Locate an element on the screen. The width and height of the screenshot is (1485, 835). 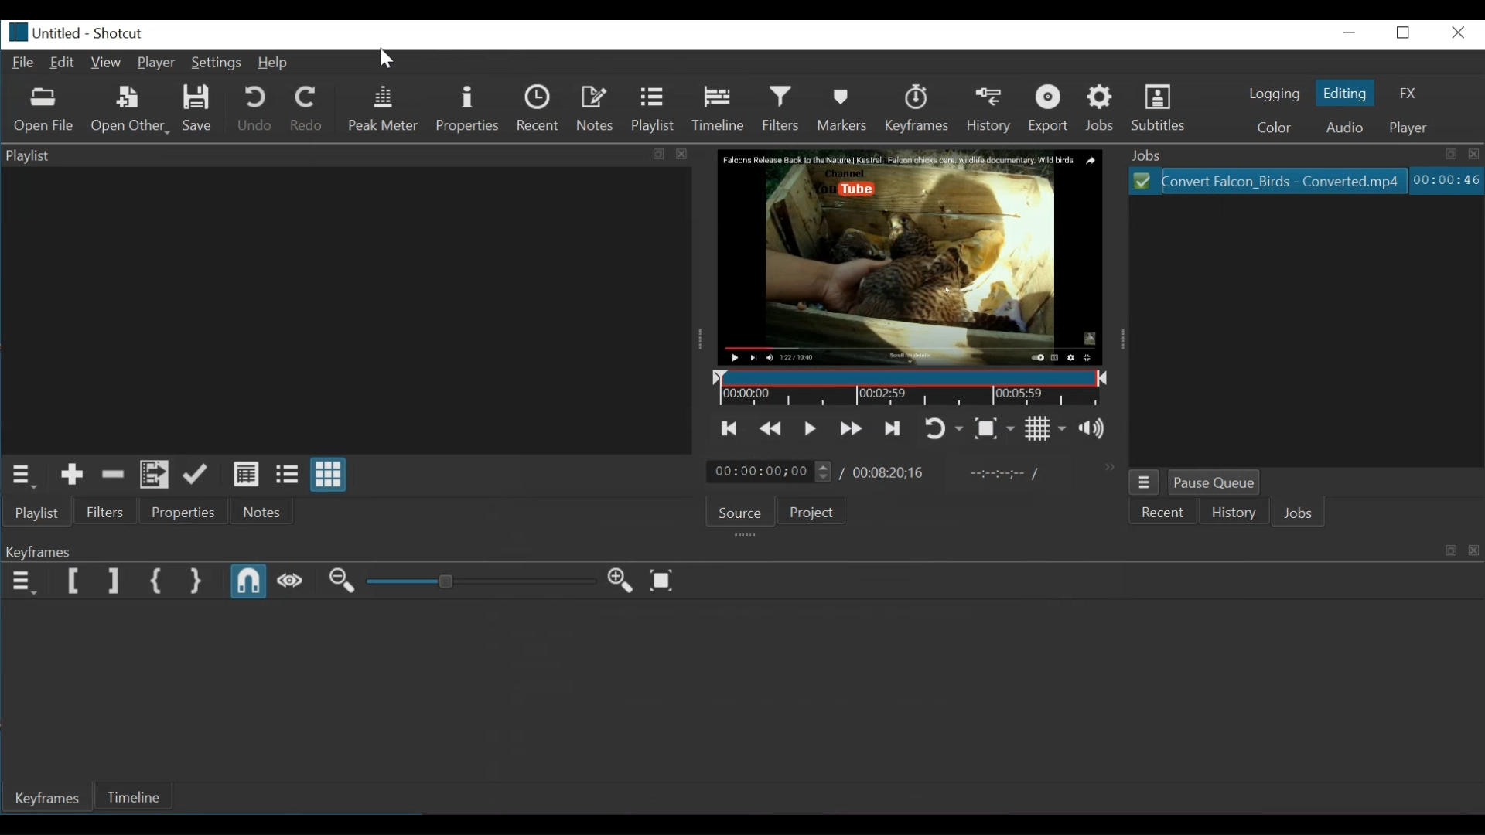
View is located at coordinates (108, 63).